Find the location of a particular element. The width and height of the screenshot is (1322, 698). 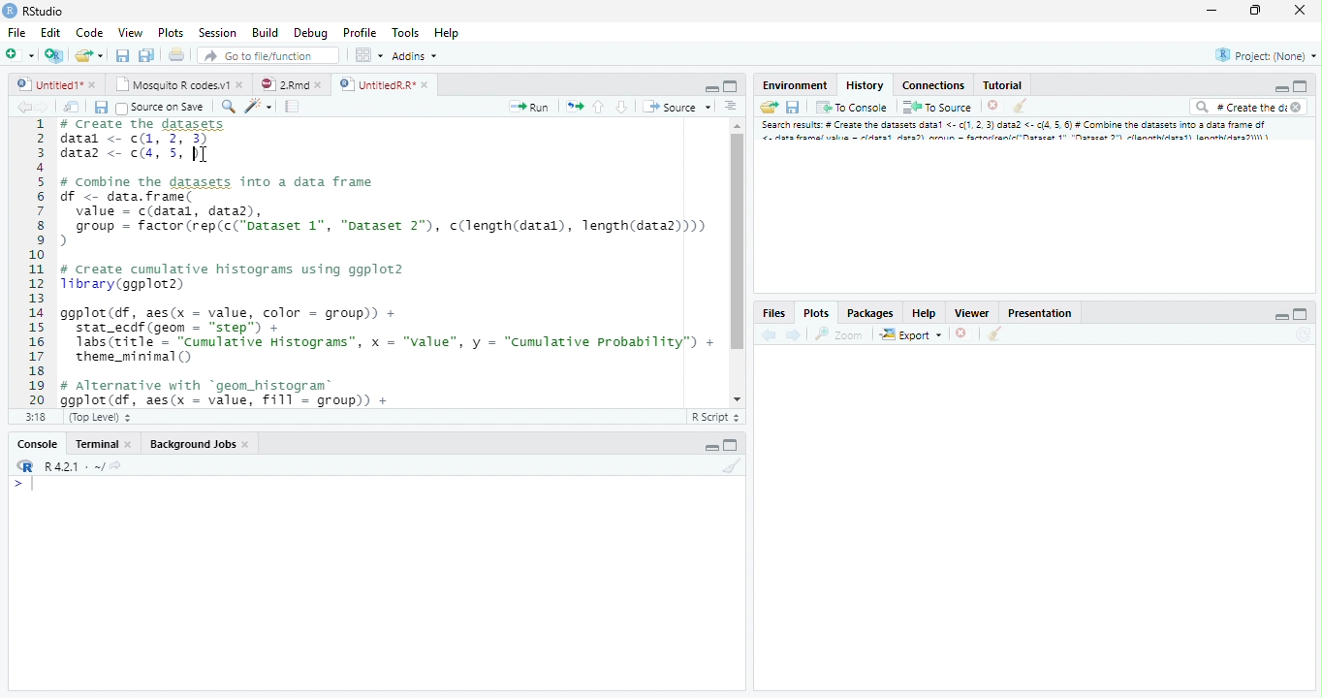

Maximize is located at coordinates (1299, 87).